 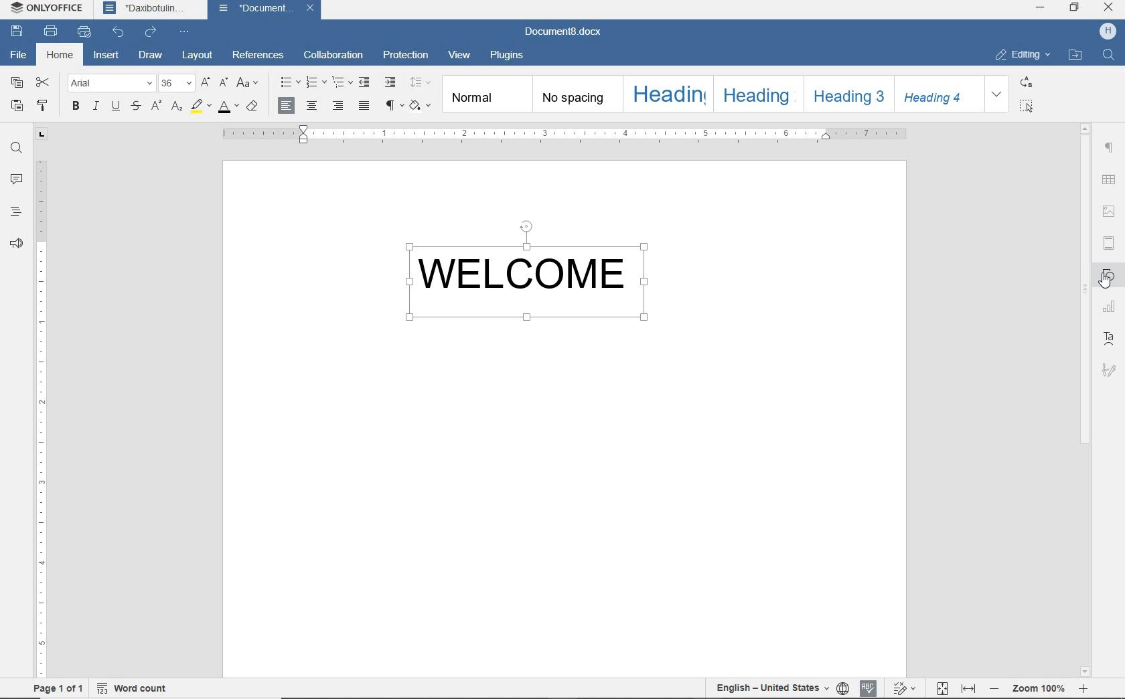 I want to click on PRINT, so click(x=50, y=31).